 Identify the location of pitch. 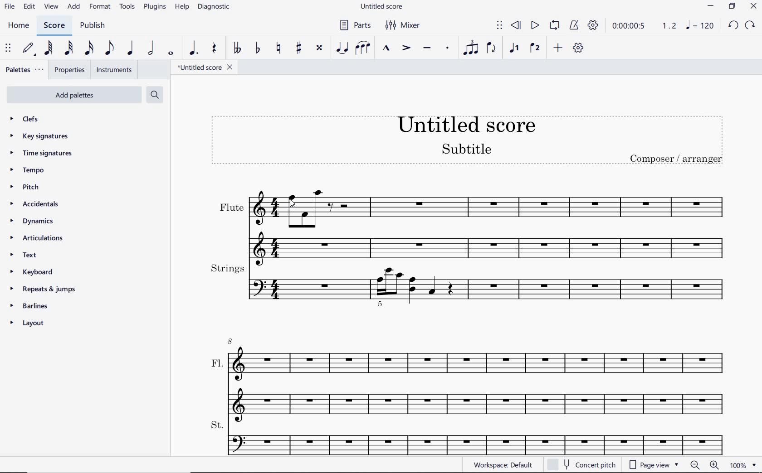
(26, 188).